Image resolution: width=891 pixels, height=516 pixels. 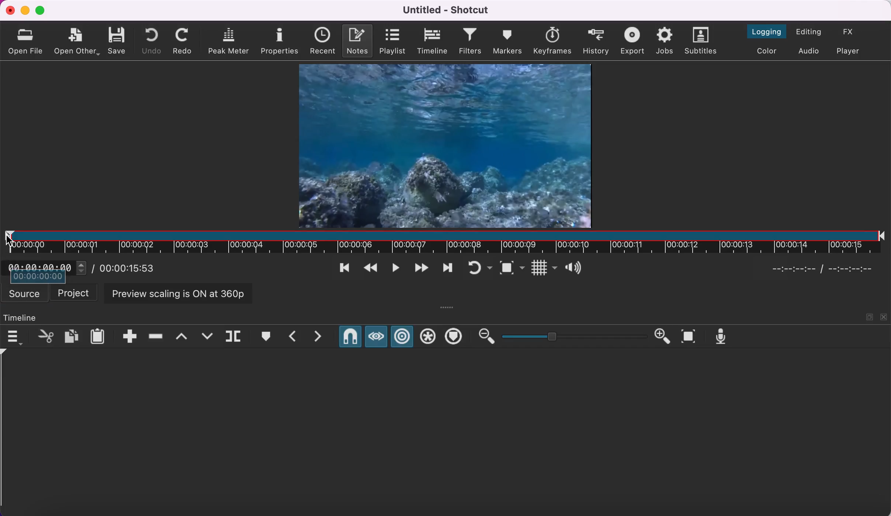 What do you see at coordinates (511, 268) in the screenshot?
I see `` at bounding box center [511, 268].